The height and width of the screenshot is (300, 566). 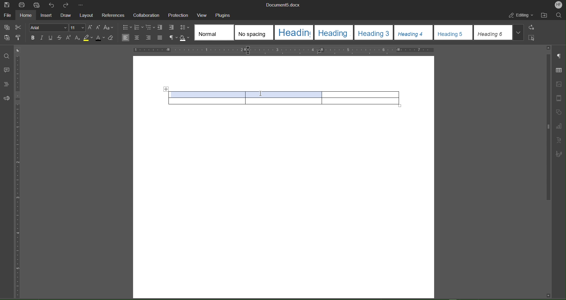 What do you see at coordinates (27, 16) in the screenshot?
I see `Home` at bounding box center [27, 16].